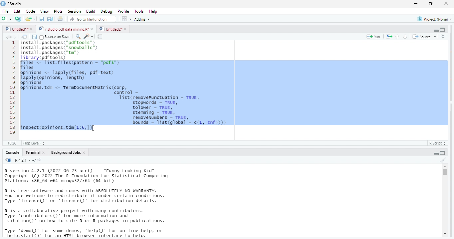 This screenshot has width=454, height=239. I want to click on save current document, so click(42, 19).